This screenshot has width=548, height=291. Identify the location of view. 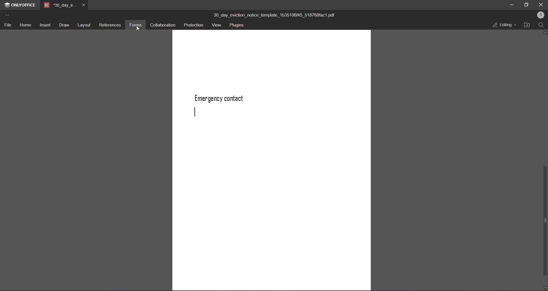
(216, 25).